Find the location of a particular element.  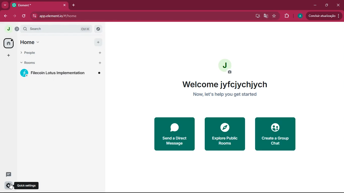

Add is located at coordinates (100, 63).